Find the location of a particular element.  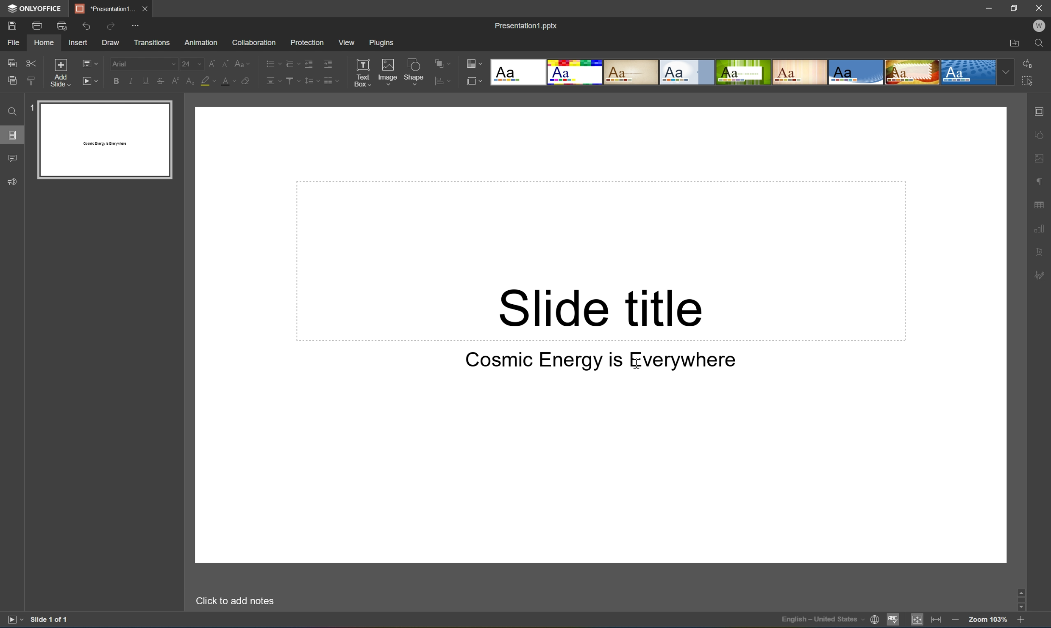

Fit to slide is located at coordinates (917, 621).